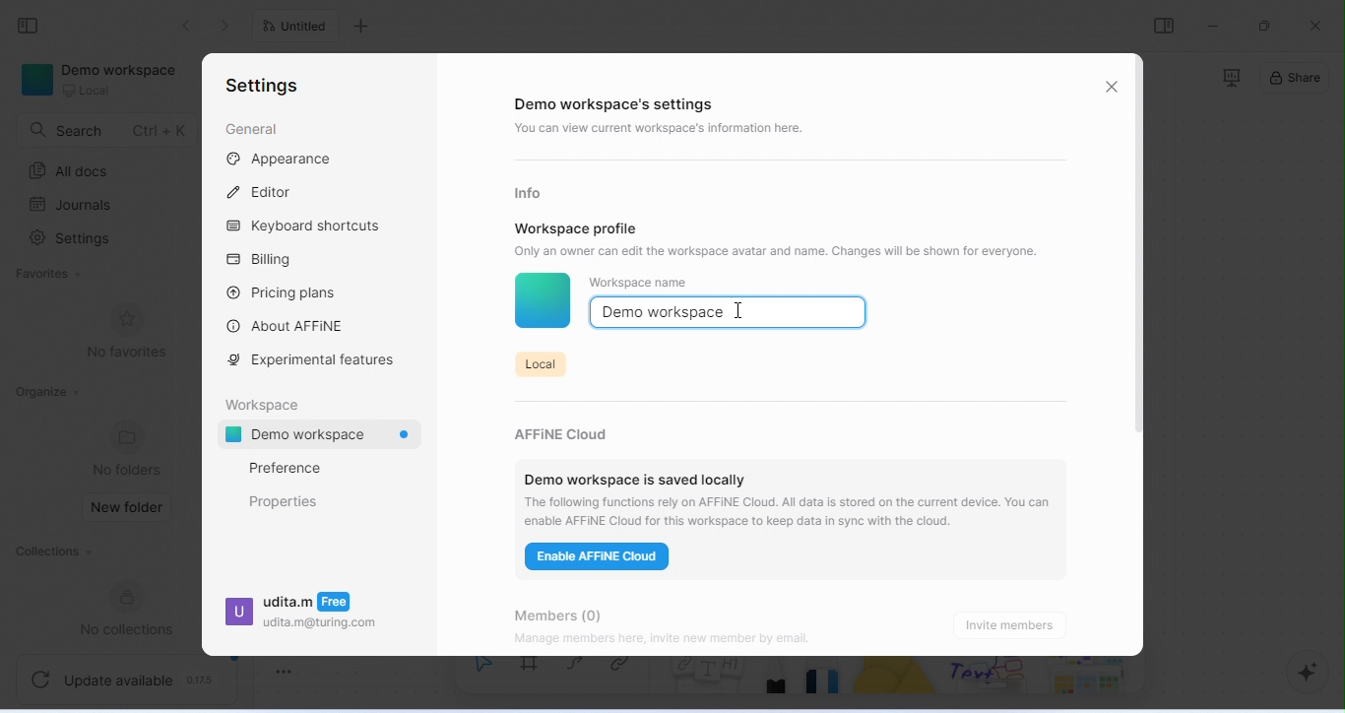  Describe the element at coordinates (288, 325) in the screenshot. I see `about affine` at that location.